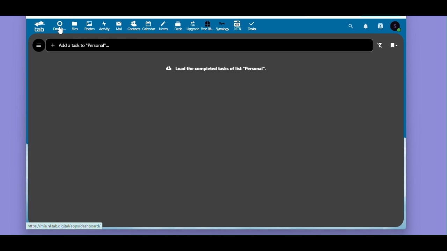  What do you see at coordinates (60, 31) in the screenshot?
I see `Cursor` at bounding box center [60, 31].